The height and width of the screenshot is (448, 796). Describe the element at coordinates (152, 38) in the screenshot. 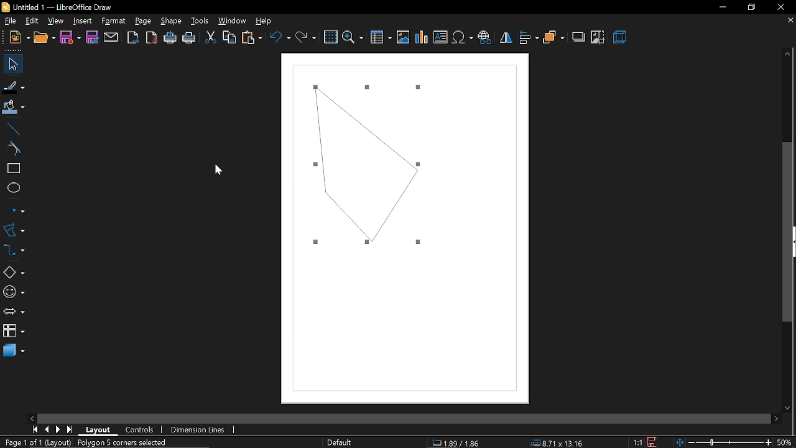

I see `export as pdf` at that location.